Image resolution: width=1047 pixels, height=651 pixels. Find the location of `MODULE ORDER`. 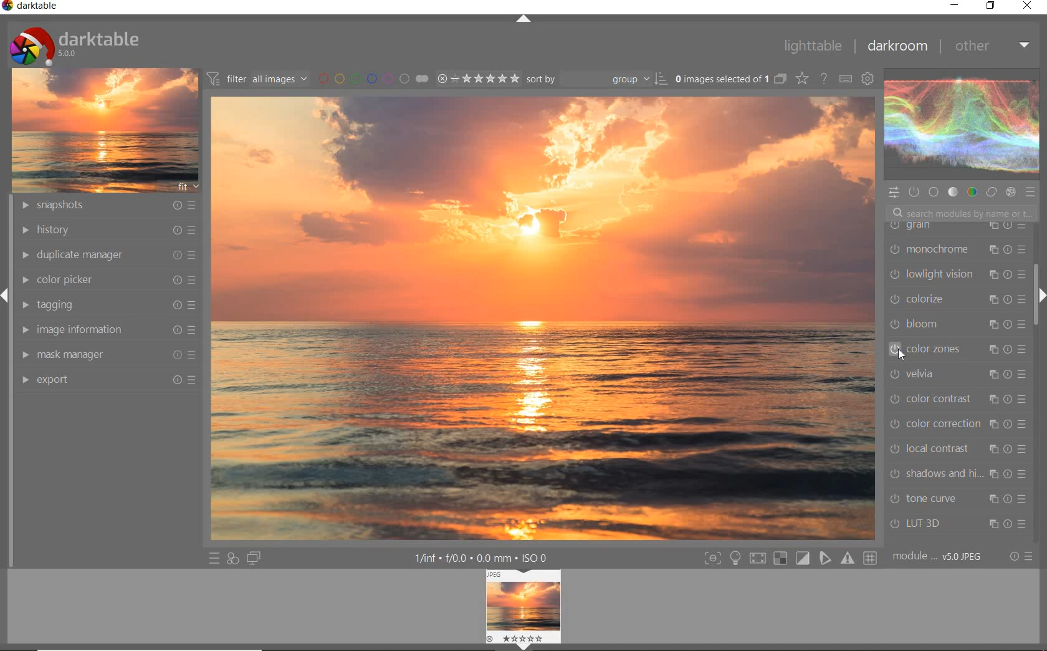

MODULE ORDER is located at coordinates (939, 557).